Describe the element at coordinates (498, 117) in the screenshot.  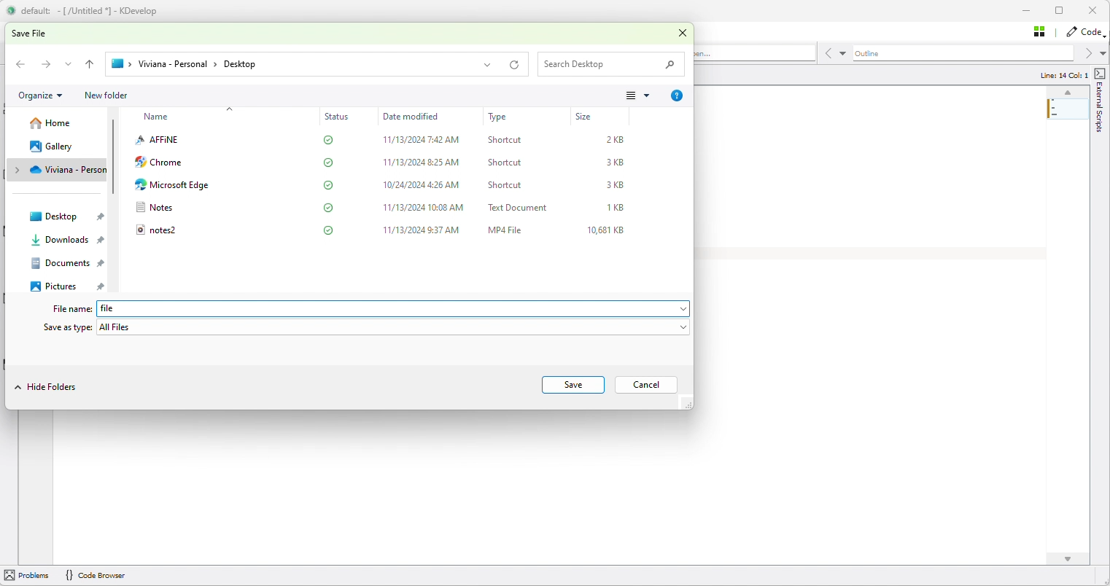
I see `Type` at that location.